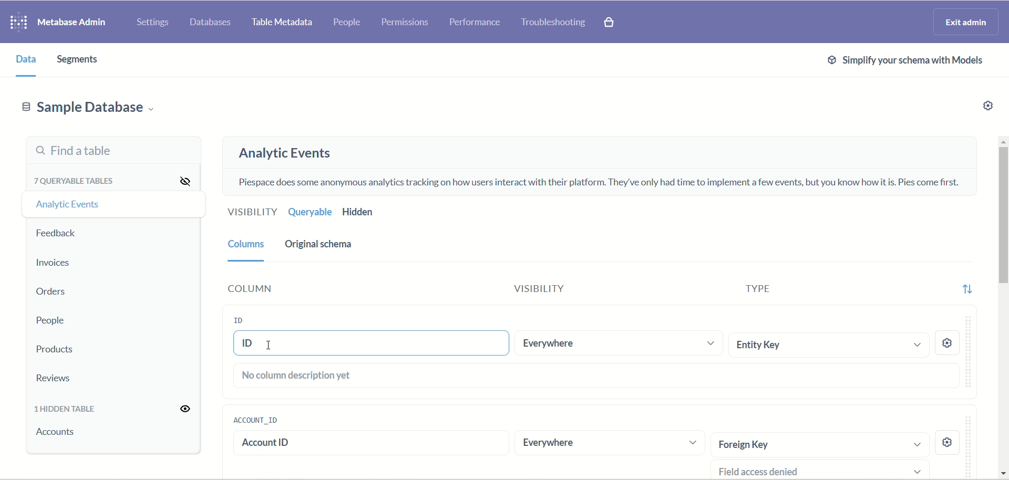 The width and height of the screenshot is (1009, 480). I want to click on Exit admin, so click(961, 23).